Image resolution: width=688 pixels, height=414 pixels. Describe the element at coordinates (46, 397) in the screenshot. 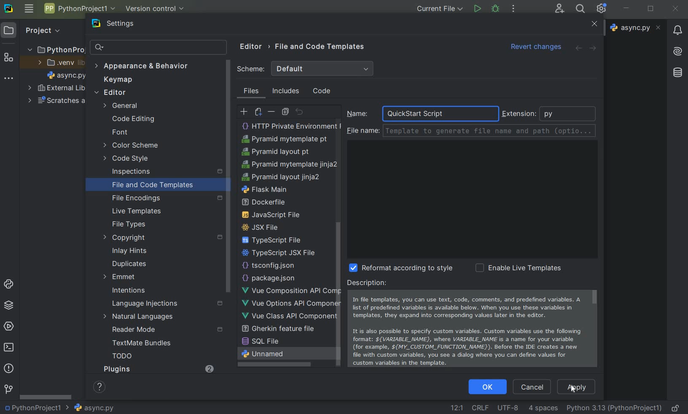

I see `srollbar` at that location.